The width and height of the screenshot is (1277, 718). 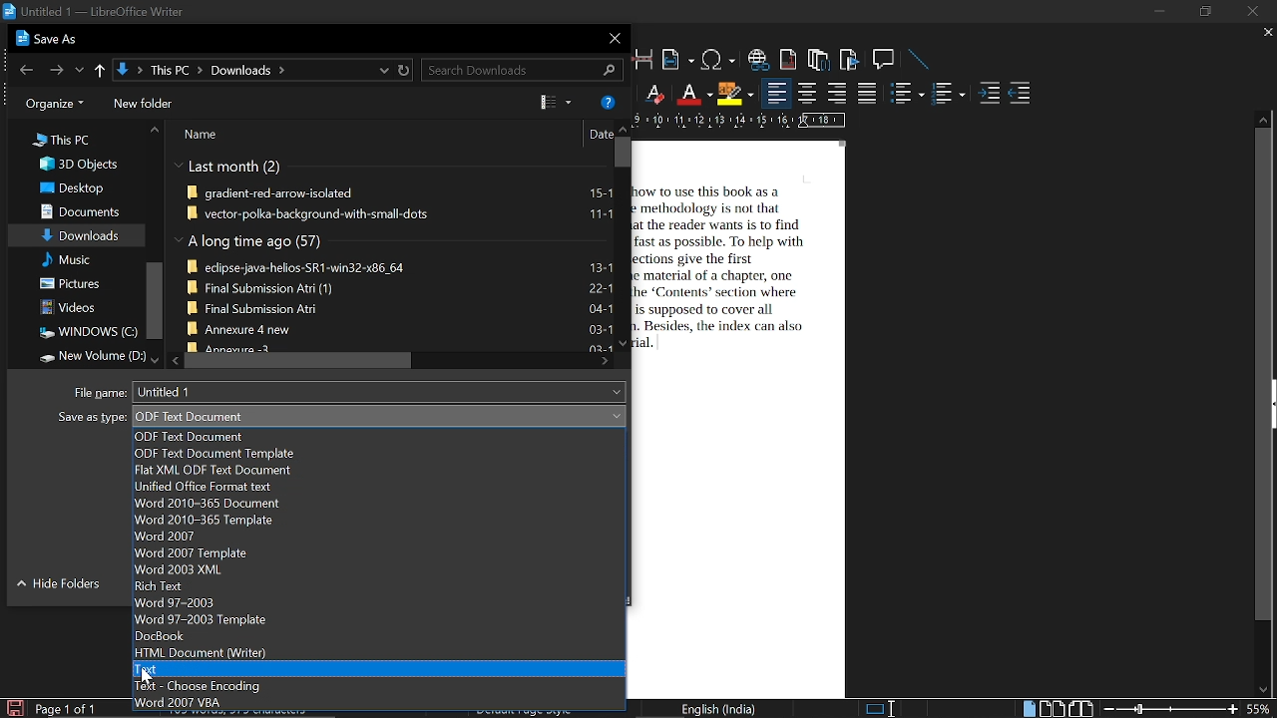 I want to click on highlight, so click(x=734, y=95).